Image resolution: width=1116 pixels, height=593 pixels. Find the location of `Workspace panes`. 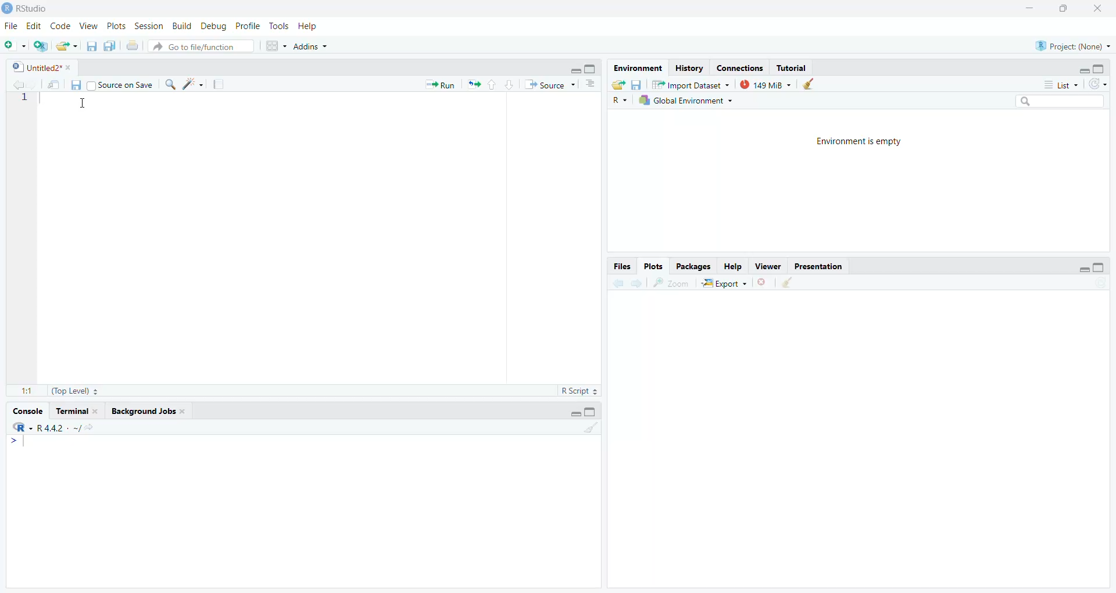

Workspace panes is located at coordinates (276, 45).